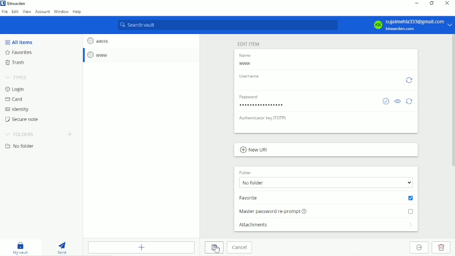 The width and height of the screenshot is (455, 256). Describe the element at coordinates (62, 12) in the screenshot. I see `Window` at that location.